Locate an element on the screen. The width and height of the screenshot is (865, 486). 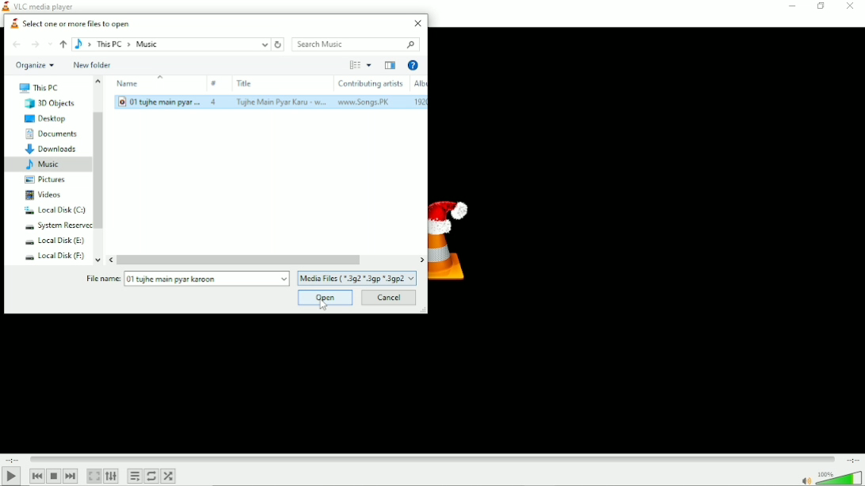
# is located at coordinates (215, 83).